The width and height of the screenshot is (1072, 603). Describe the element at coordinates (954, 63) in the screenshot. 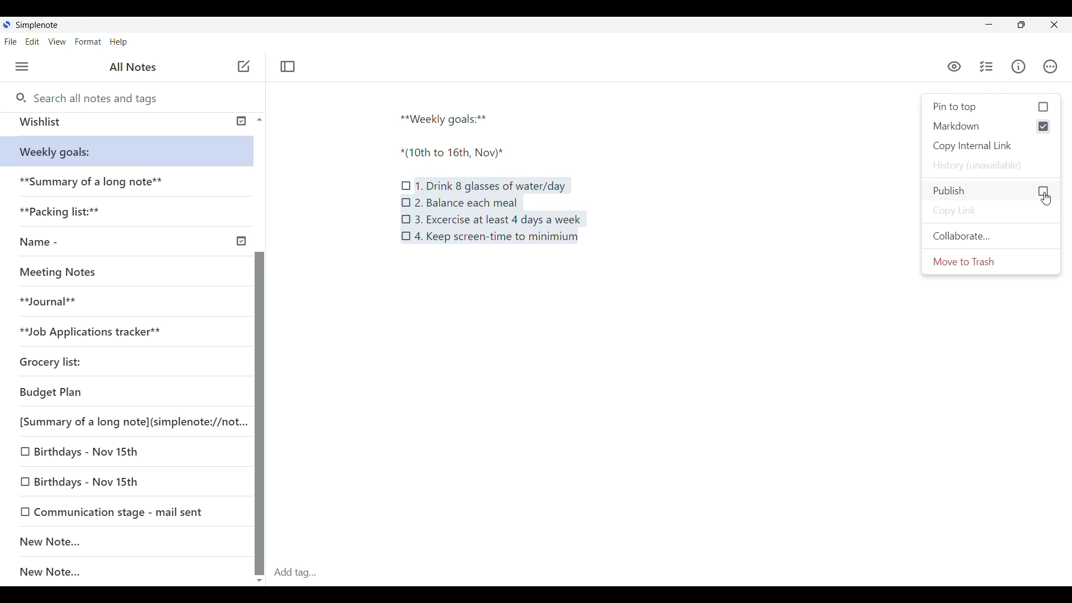

I see `visibility` at that location.